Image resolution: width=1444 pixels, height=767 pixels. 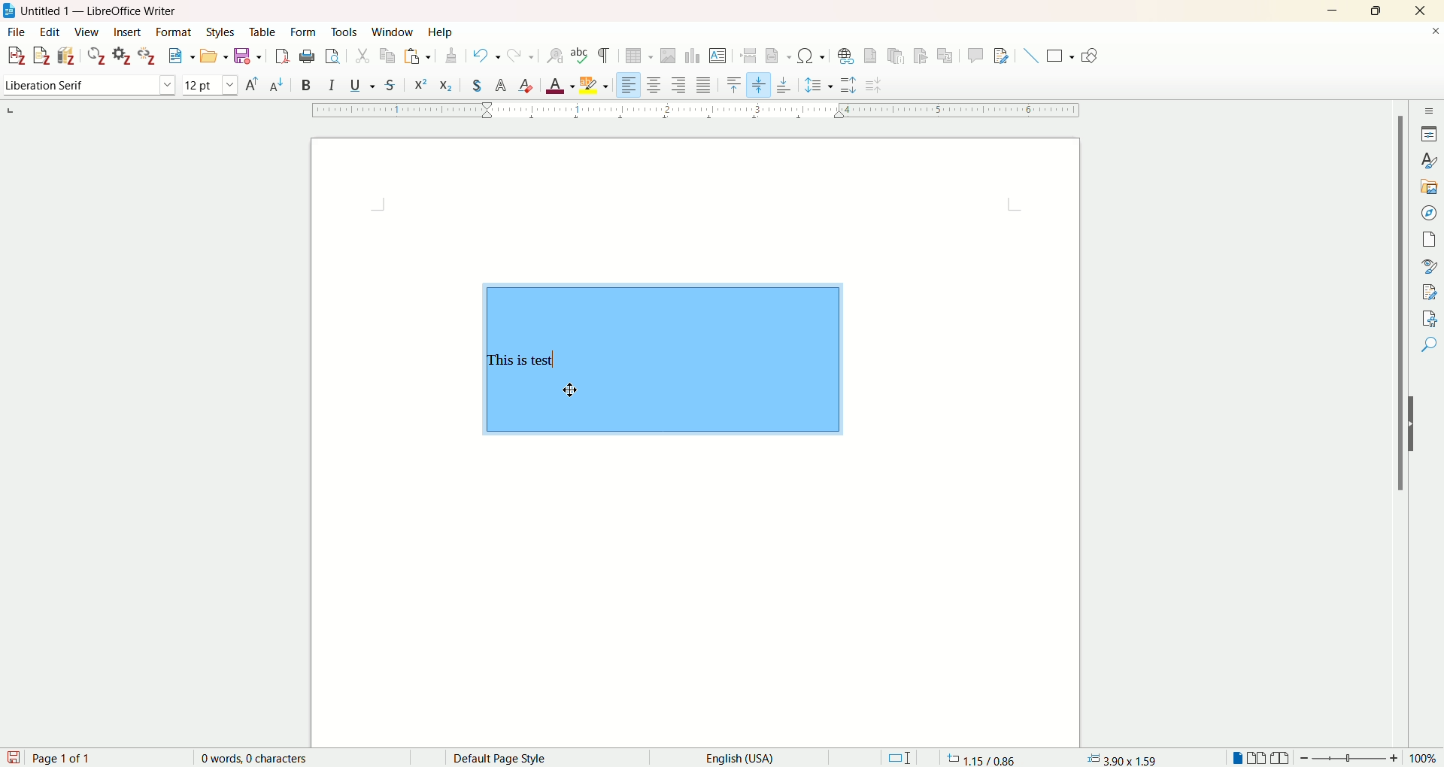 What do you see at coordinates (414, 84) in the screenshot?
I see `arrowheads for lines` at bounding box center [414, 84].